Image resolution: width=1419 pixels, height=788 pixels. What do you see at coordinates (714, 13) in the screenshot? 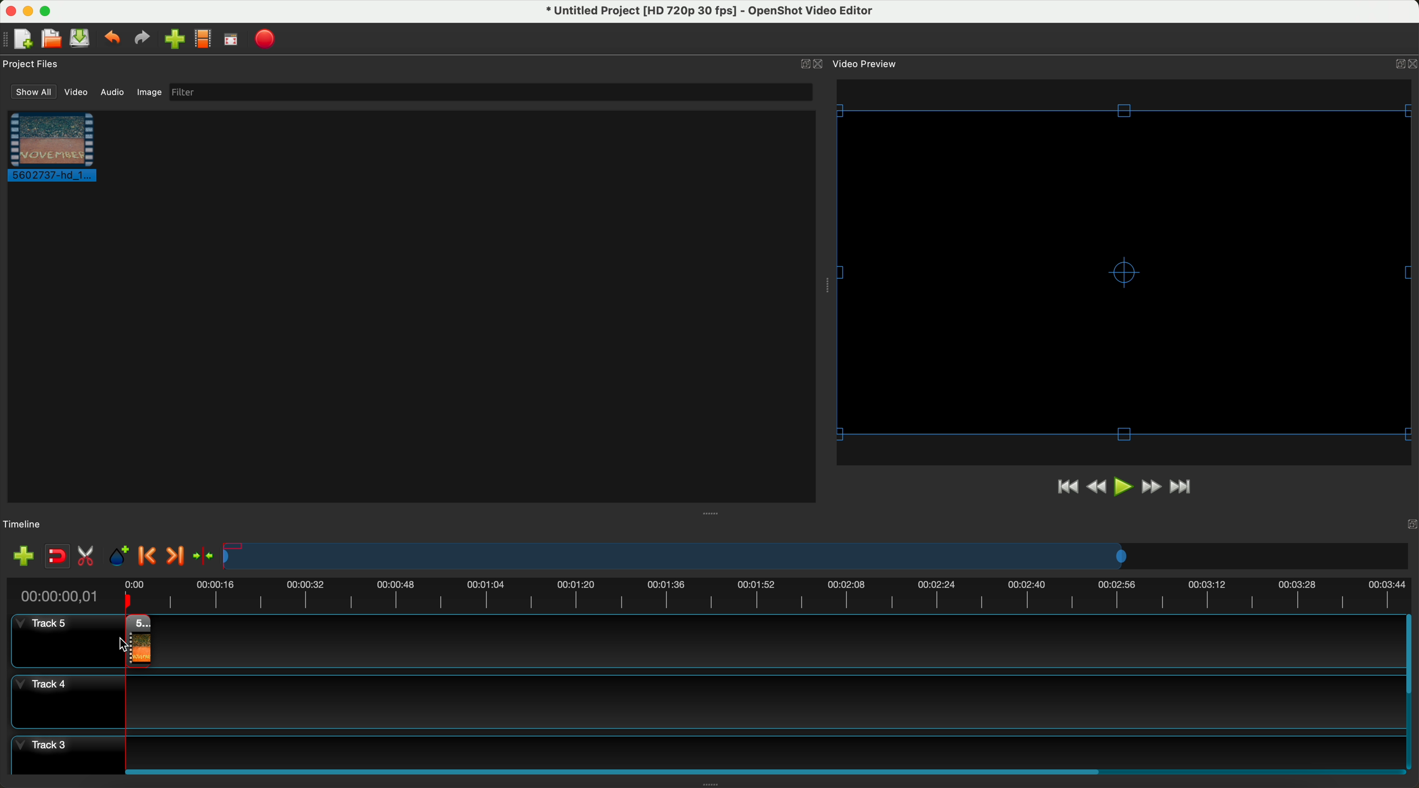
I see `file name` at bounding box center [714, 13].